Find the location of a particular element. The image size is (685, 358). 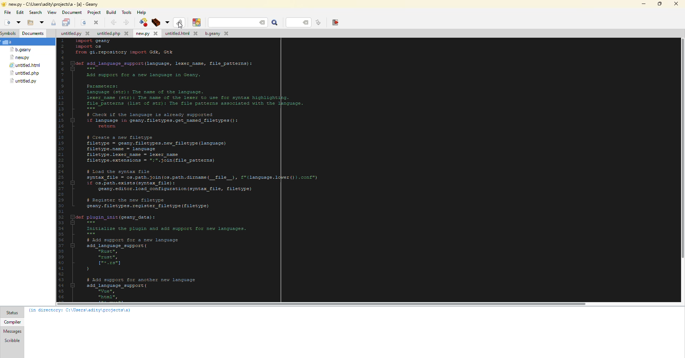

search is located at coordinates (248, 23).